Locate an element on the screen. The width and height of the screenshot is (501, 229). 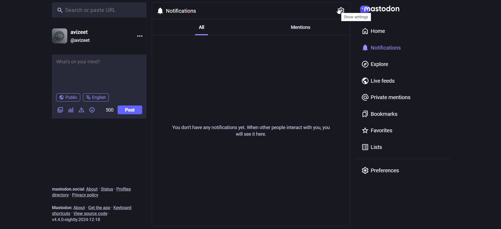
privacy policy is located at coordinates (86, 195).